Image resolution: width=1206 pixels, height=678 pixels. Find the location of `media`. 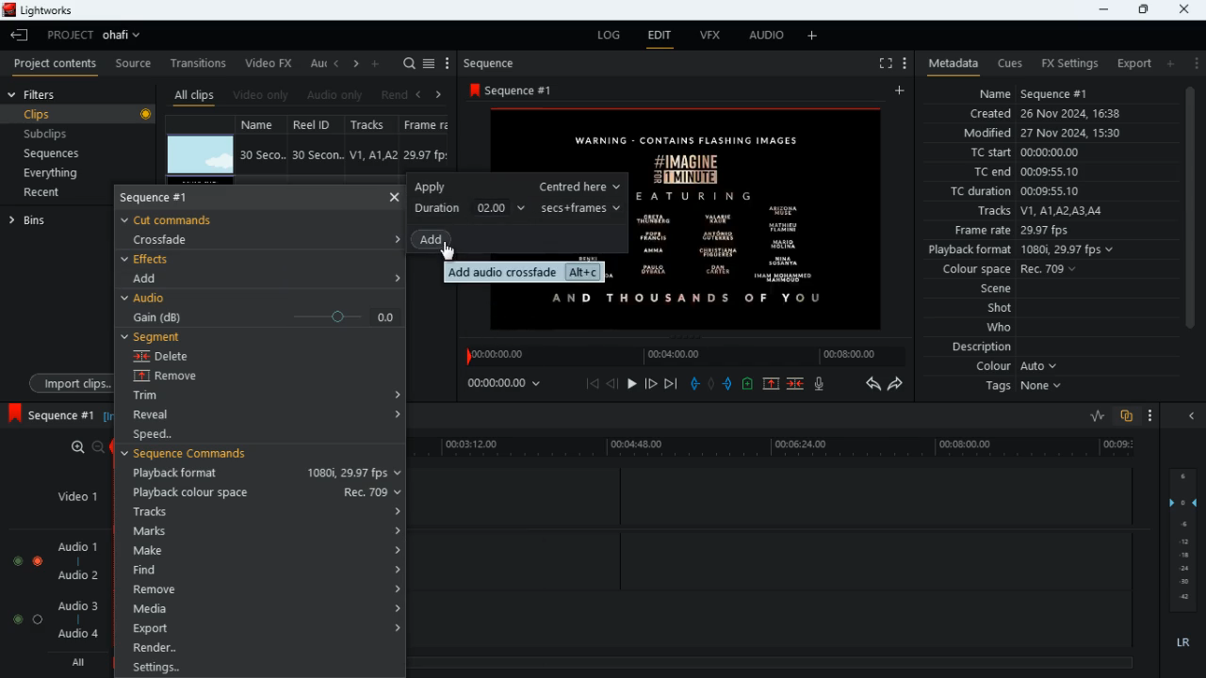

media is located at coordinates (266, 607).